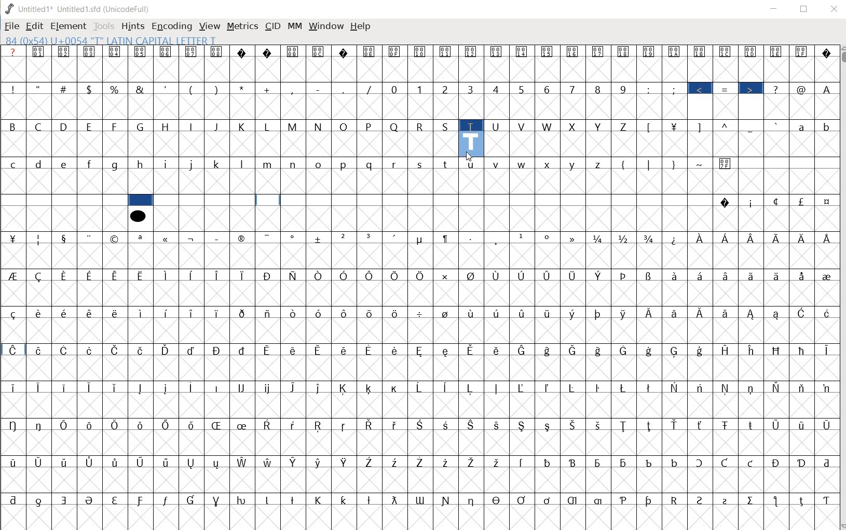  What do you see at coordinates (472, 90) in the screenshot?
I see `3` at bounding box center [472, 90].